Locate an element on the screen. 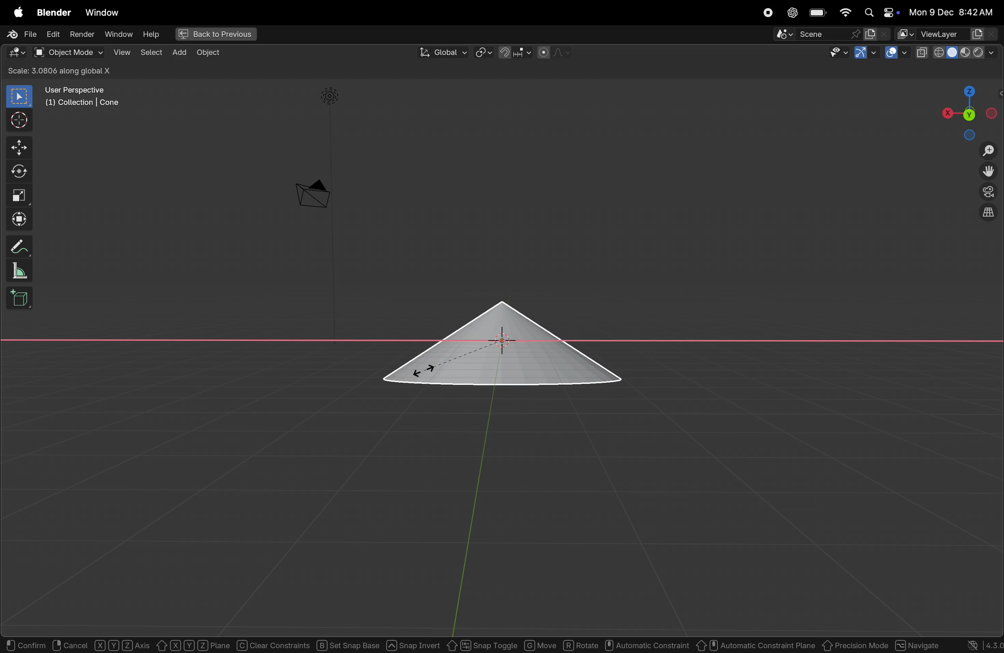 The width and height of the screenshot is (1004, 653). Pin scene is located at coordinates (816, 34).